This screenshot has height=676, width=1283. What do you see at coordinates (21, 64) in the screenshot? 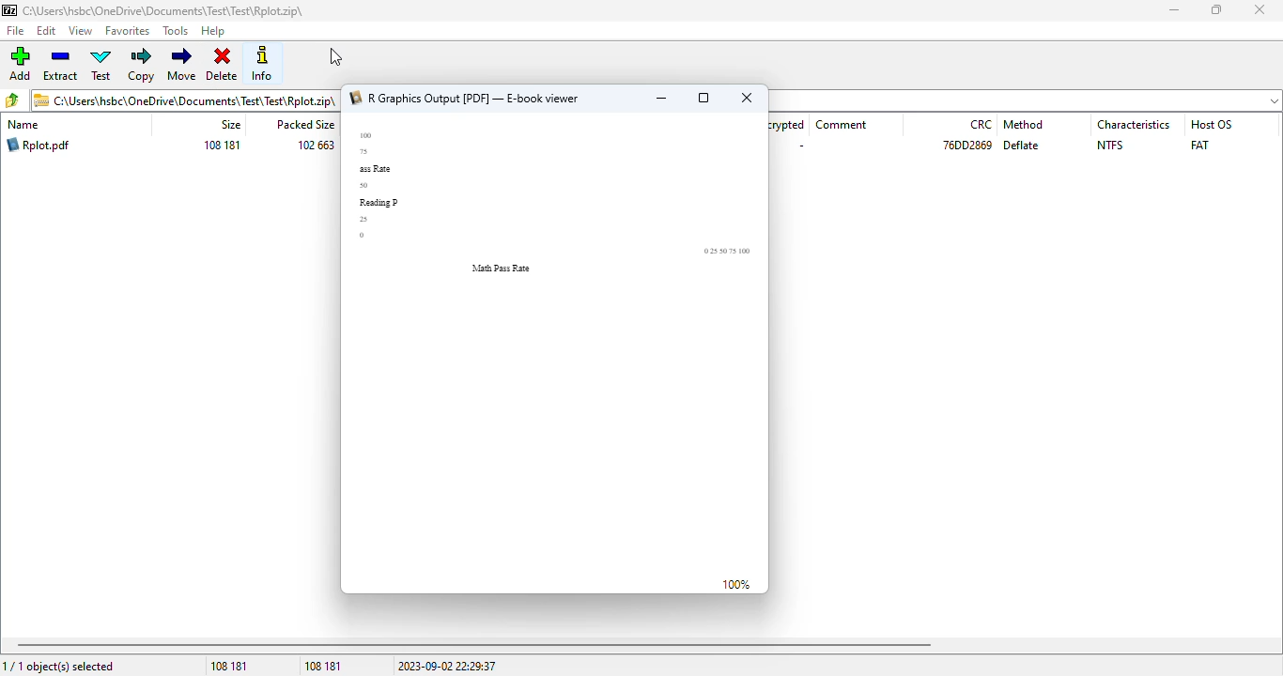
I see `add` at bounding box center [21, 64].